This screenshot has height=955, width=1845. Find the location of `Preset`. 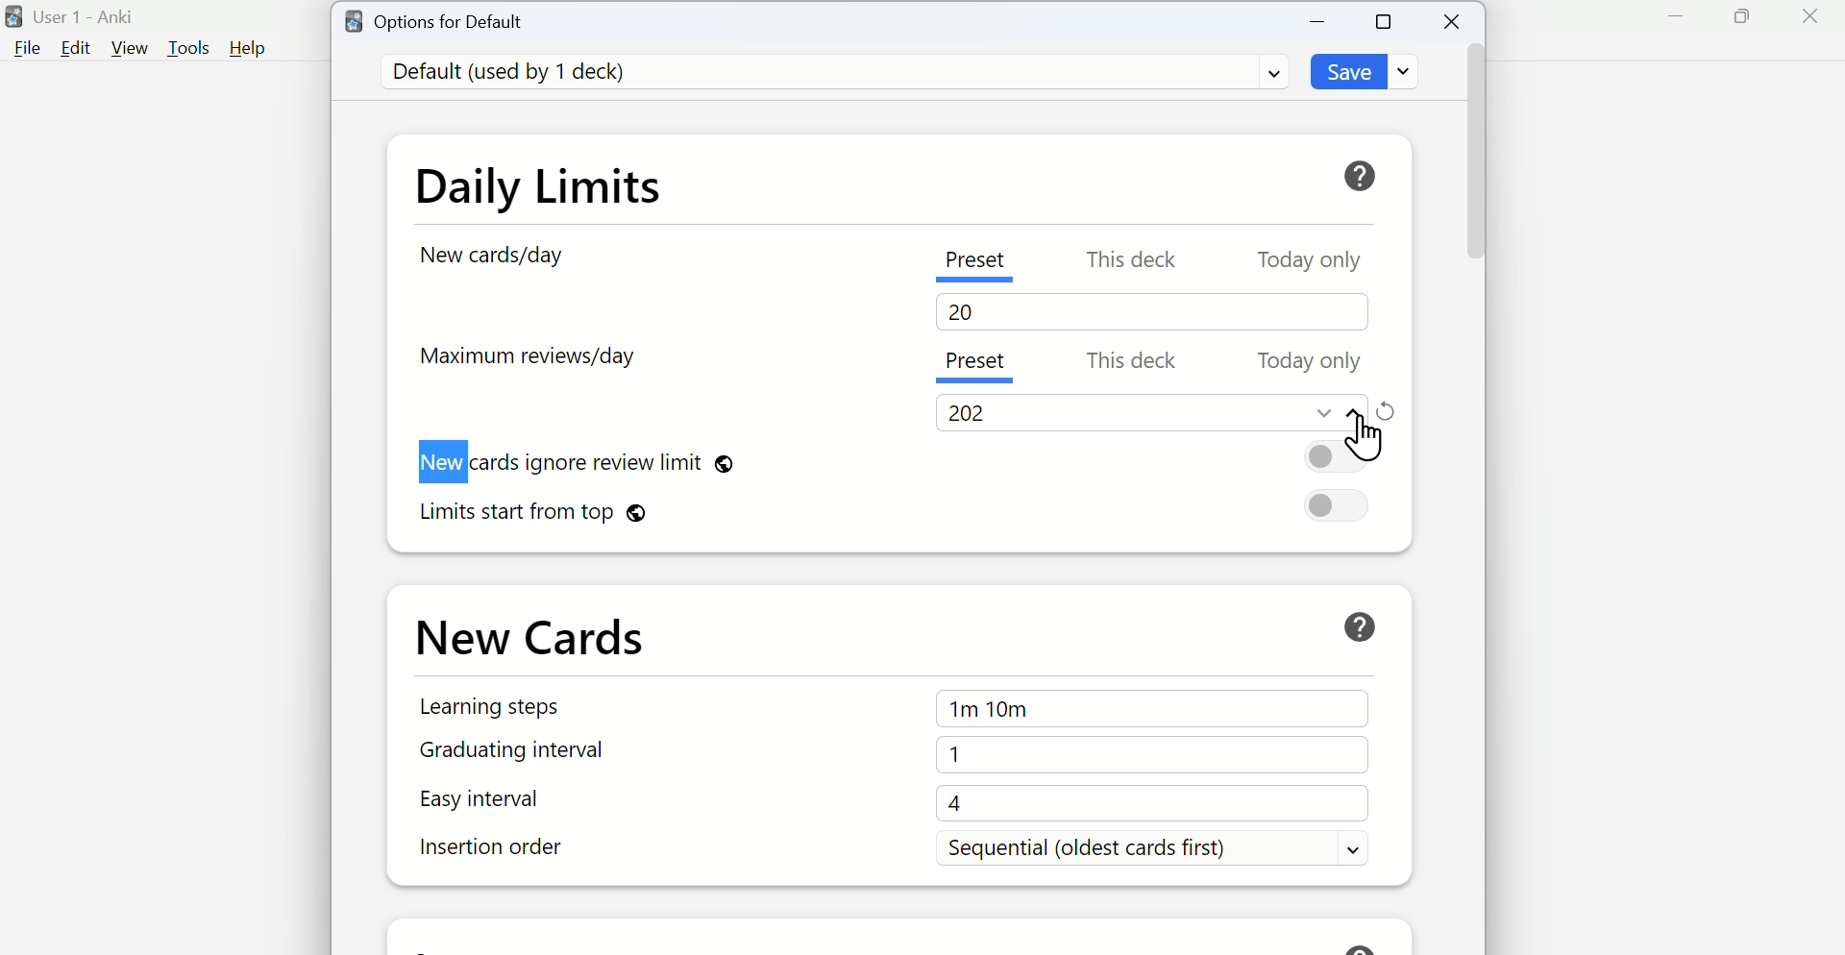

Preset is located at coordinates (975, 363).